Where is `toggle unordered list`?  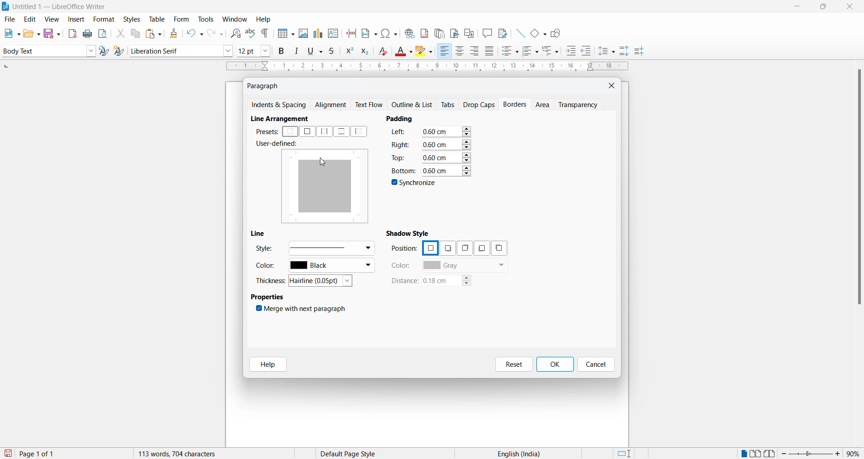
toggle unordered list is located at coordinates (510, 51).